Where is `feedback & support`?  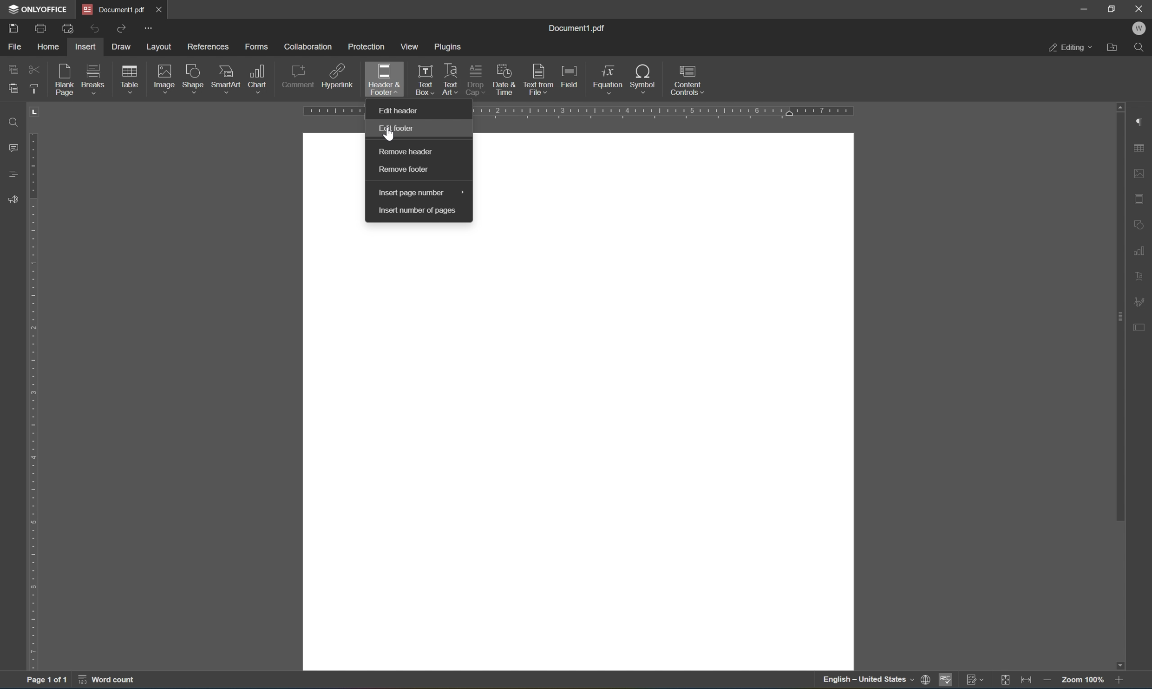
feedback & support is located at coordinates (14, 198).